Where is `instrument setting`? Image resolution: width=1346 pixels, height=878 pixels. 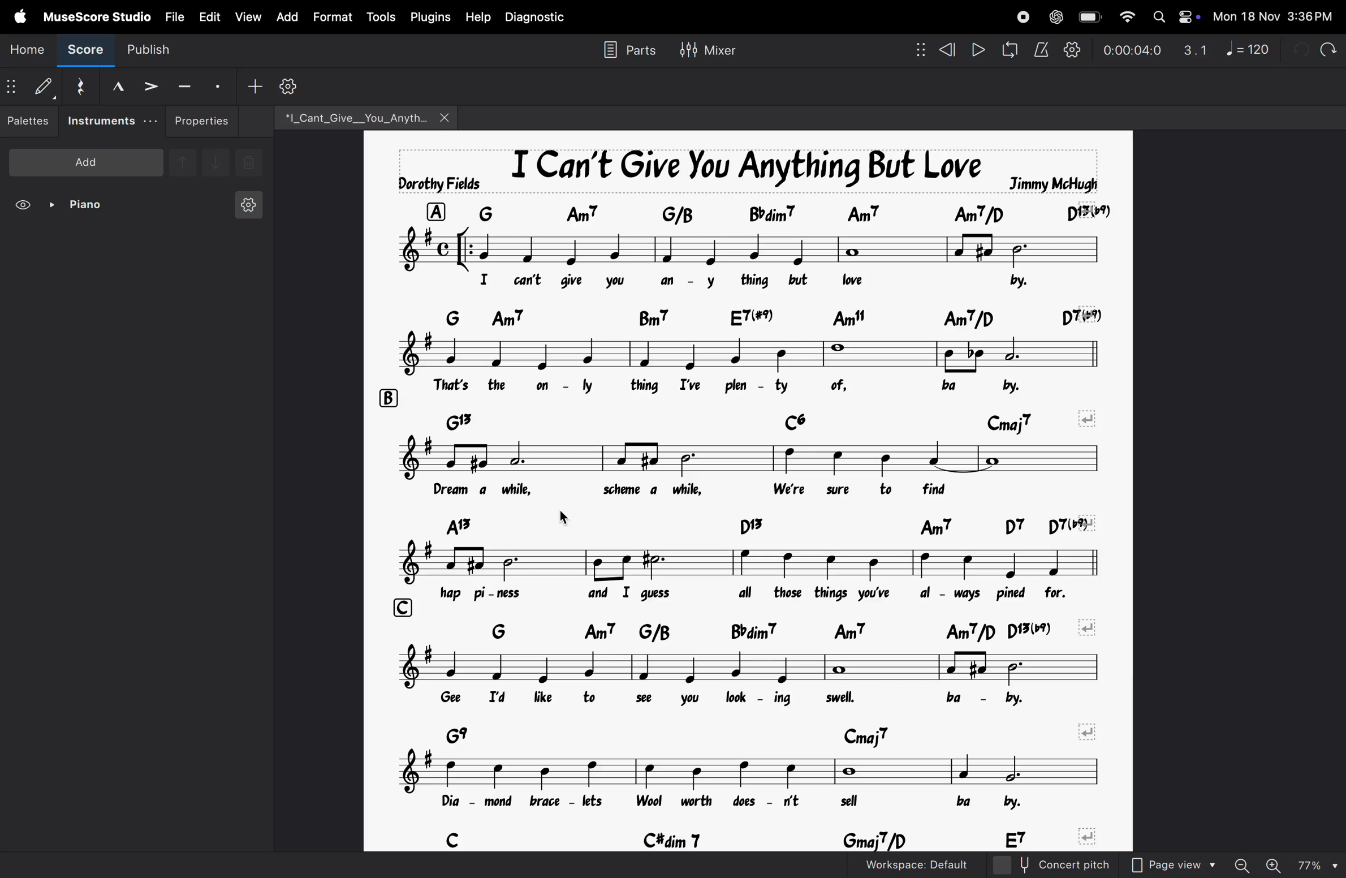 instrument setting is located at coordinates (248, 206).